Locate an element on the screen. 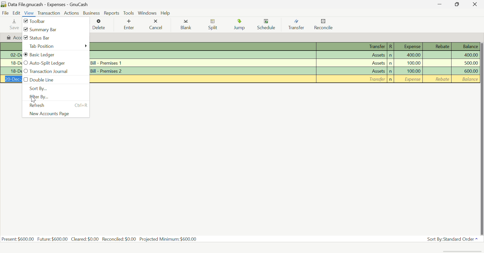 Image resolution: width=484 pixels, height=253 pixels. Transfer is located at coordinates (352, 47).